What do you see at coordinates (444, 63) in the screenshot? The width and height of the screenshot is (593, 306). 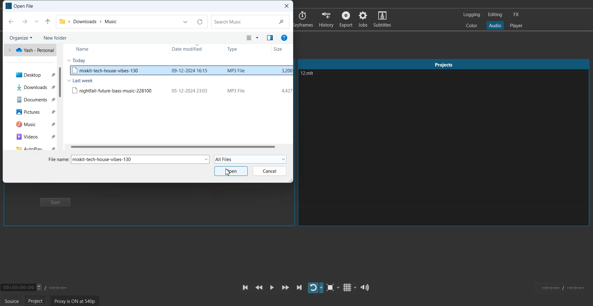 I see `Project window` at bounding box center [444, 63].